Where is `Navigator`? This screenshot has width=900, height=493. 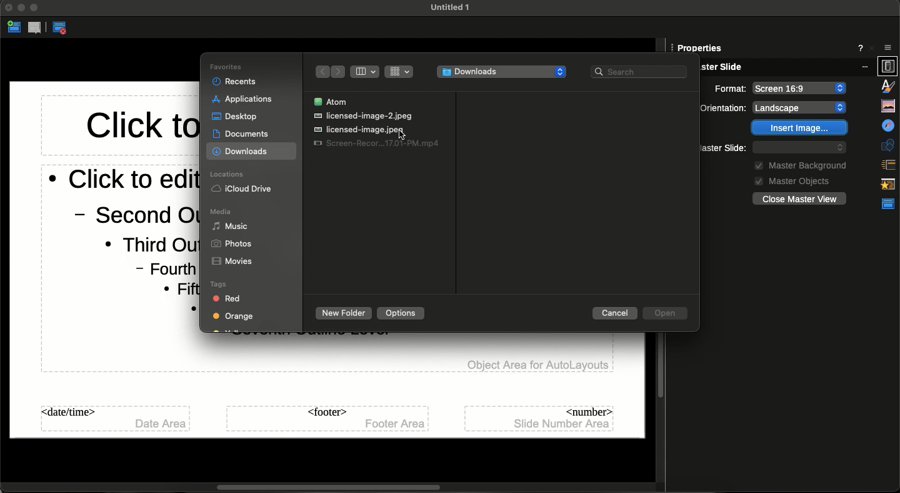 Navigator is located at coordinates (887, 104).